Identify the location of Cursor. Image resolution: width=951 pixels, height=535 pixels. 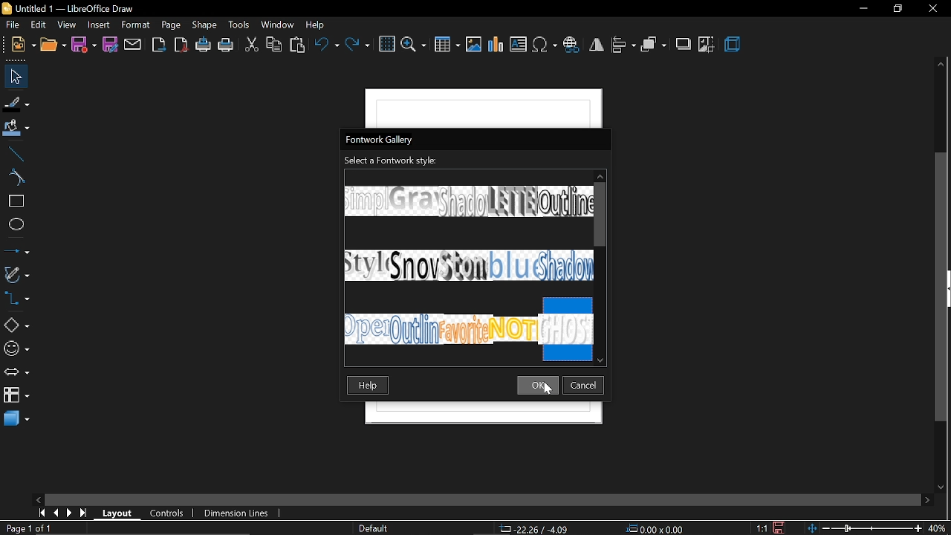
(547, 390).